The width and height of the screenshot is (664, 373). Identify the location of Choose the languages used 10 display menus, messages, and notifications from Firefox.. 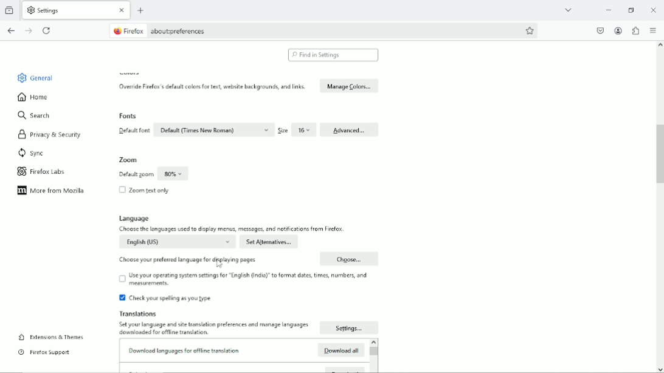
(233, 230).